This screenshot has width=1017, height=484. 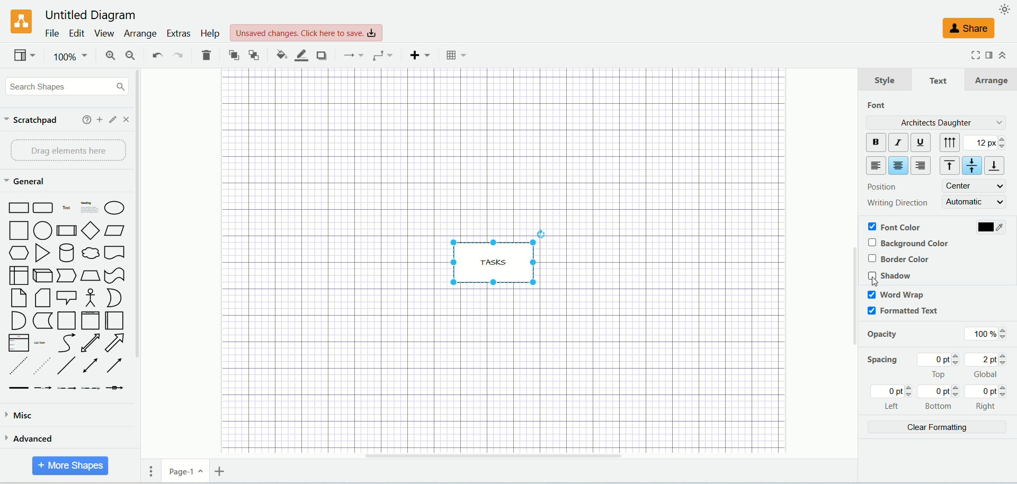 What do you see at coordinates (128, 119) in the screenshot?
I see `close` at bounding box center [128, 119].